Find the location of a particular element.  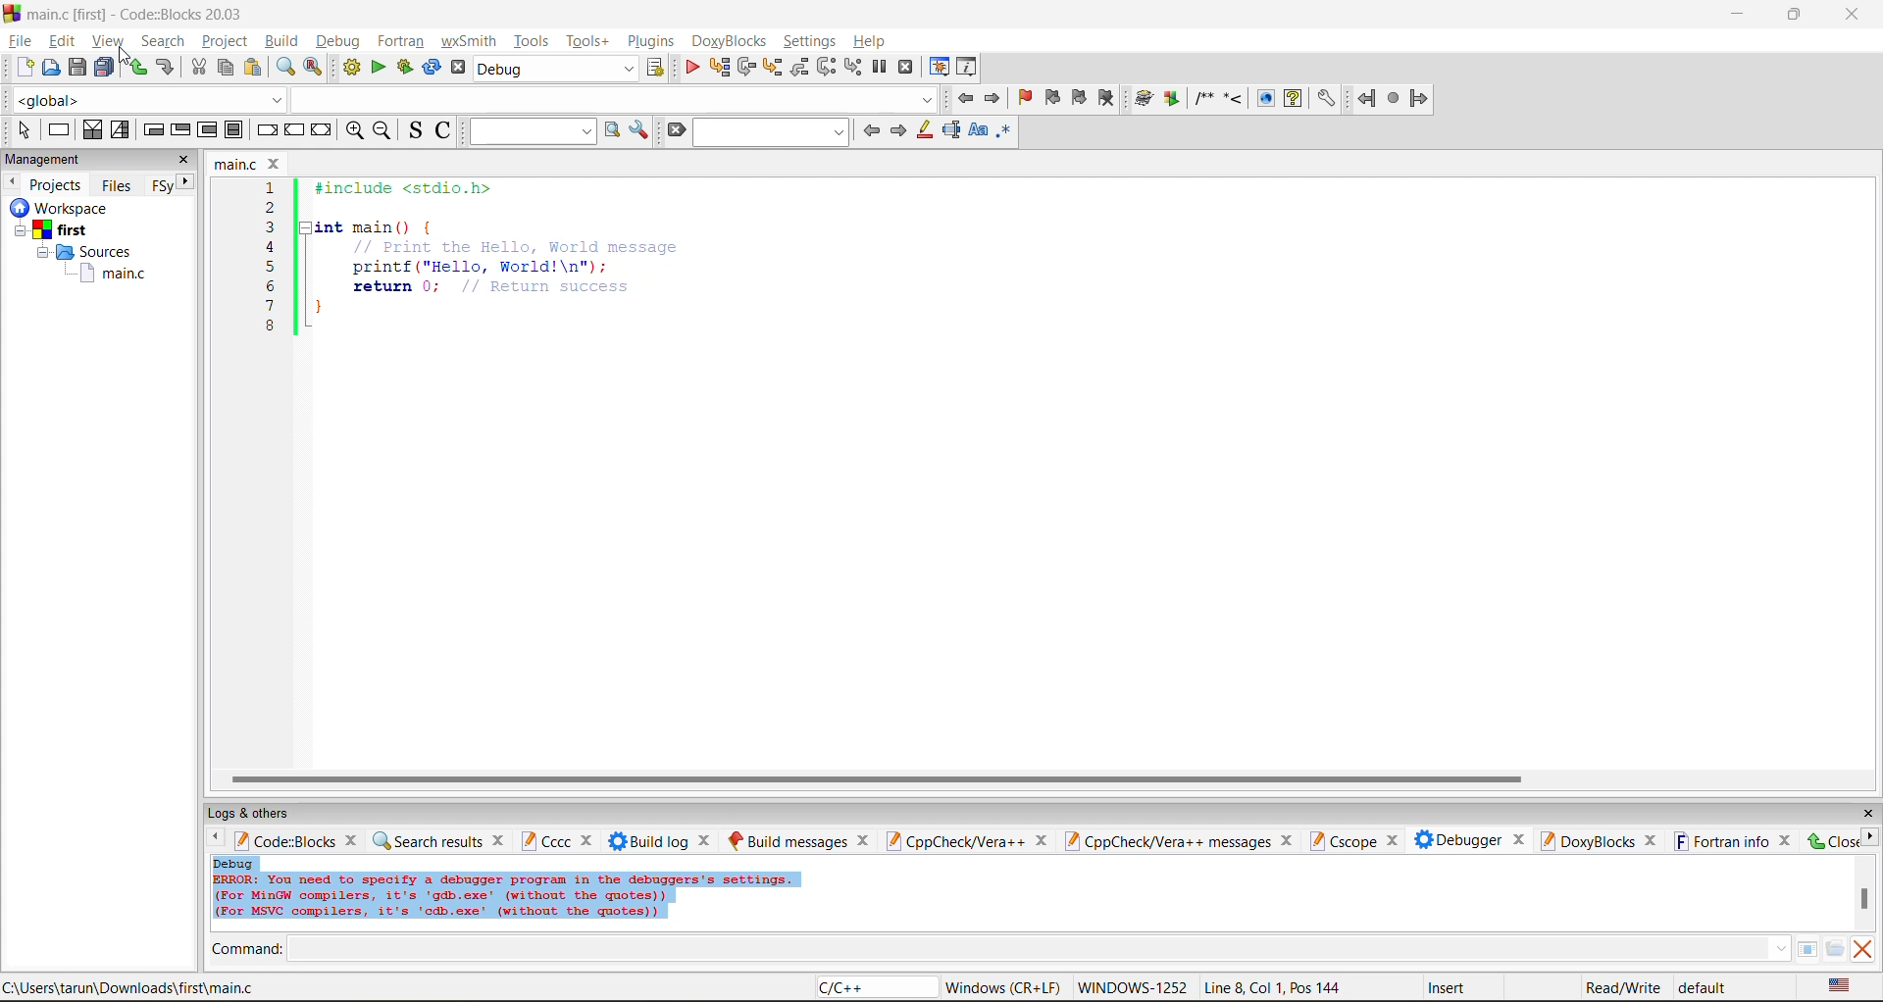

Extract is located at coordinates (1171, 98).